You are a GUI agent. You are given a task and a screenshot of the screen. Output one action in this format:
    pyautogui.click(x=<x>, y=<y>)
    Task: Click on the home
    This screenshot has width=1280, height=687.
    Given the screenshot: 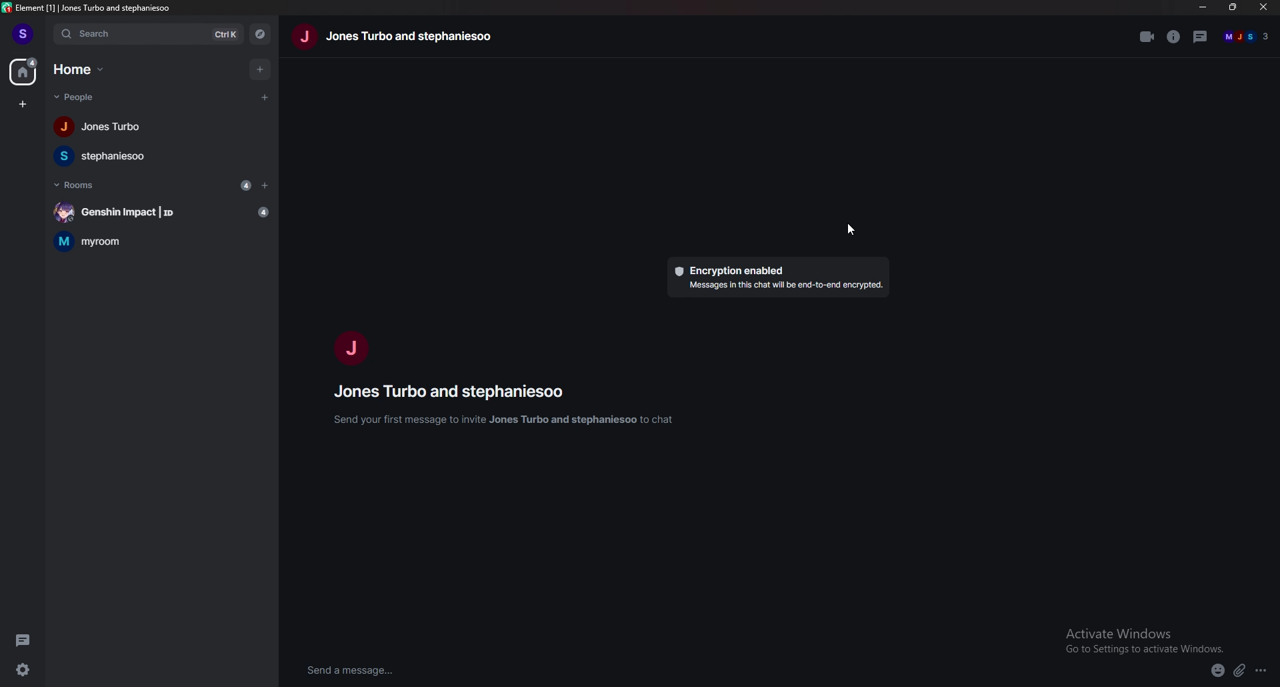 What is the action you would take?
    pyautogui.click(x=23, y=71)
    